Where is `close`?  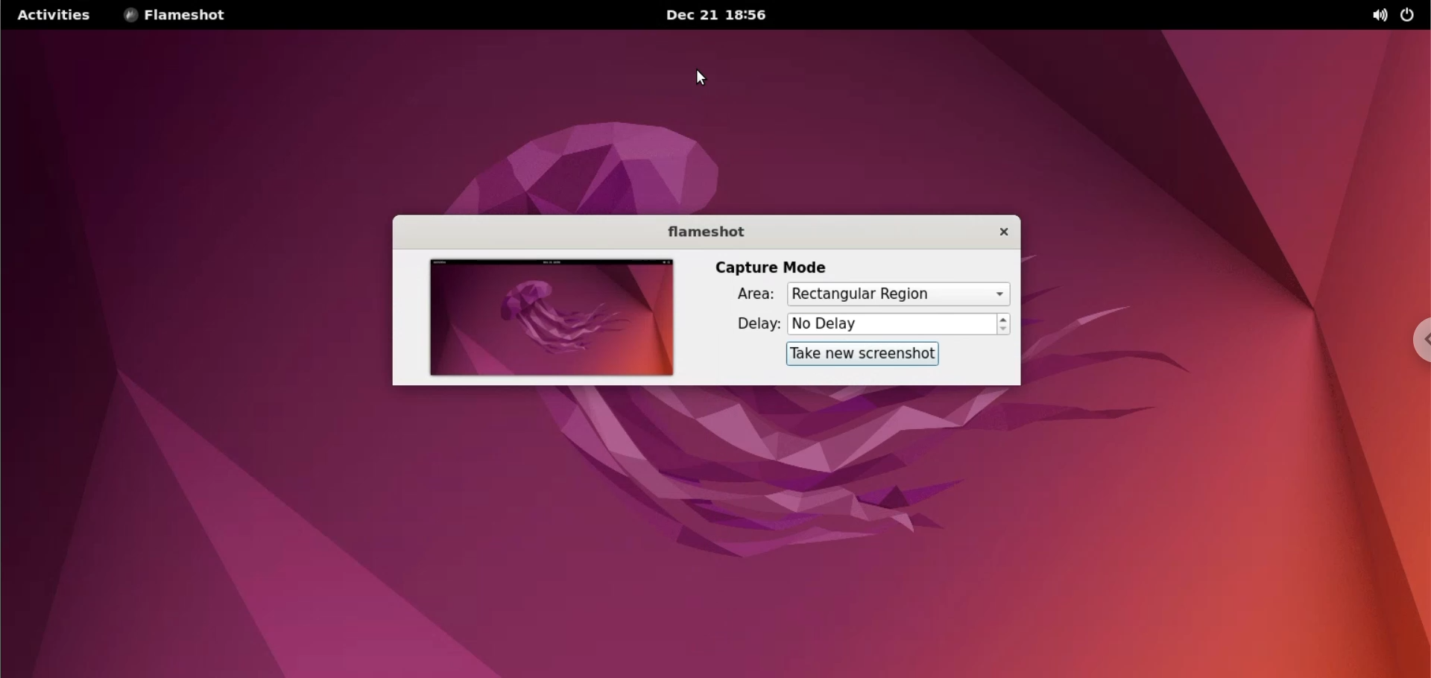
close is located at coordinates (996, 232).